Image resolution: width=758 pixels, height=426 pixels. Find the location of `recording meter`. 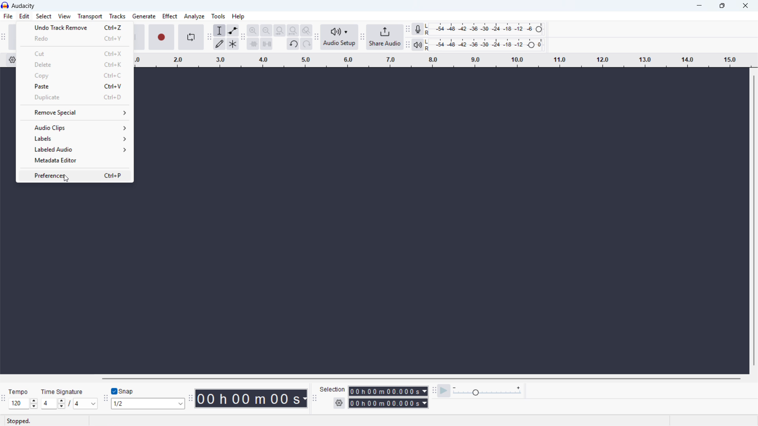

recording meter is located at coordinates (418, 29).